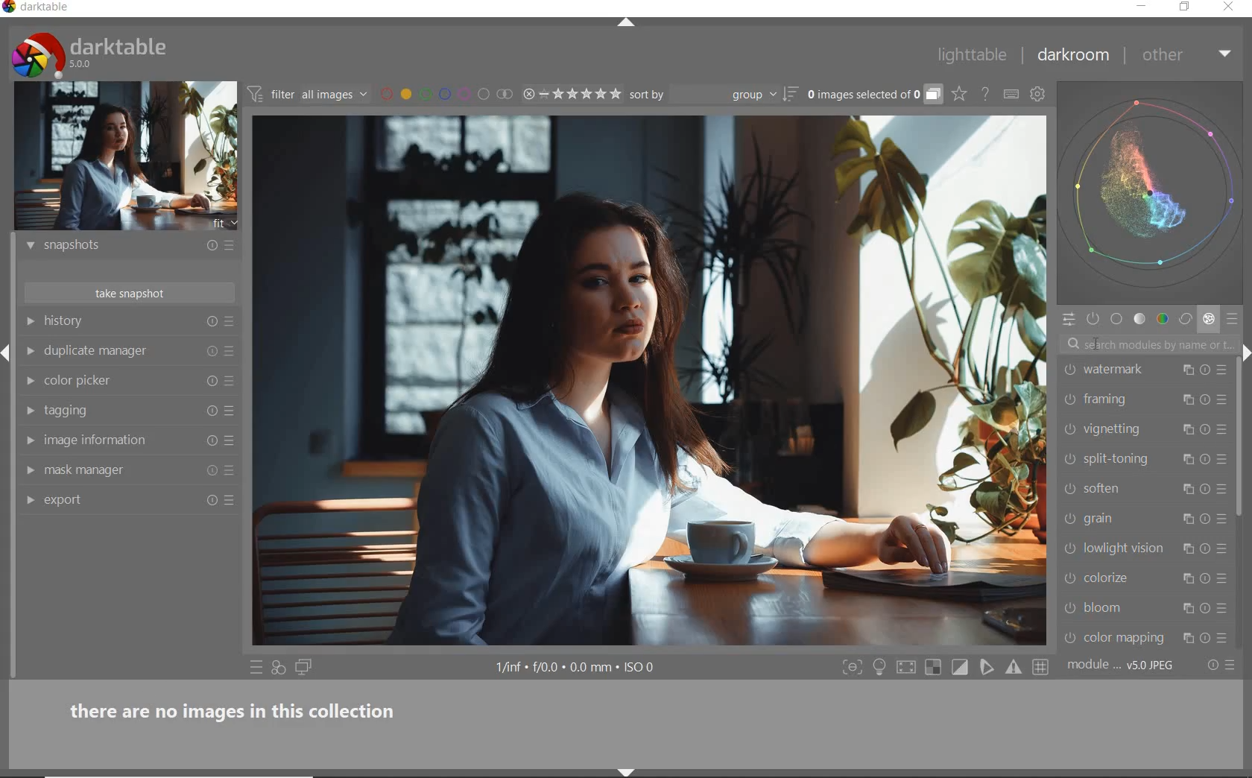  I want to click on preset and preferences, so click(1224, 432).